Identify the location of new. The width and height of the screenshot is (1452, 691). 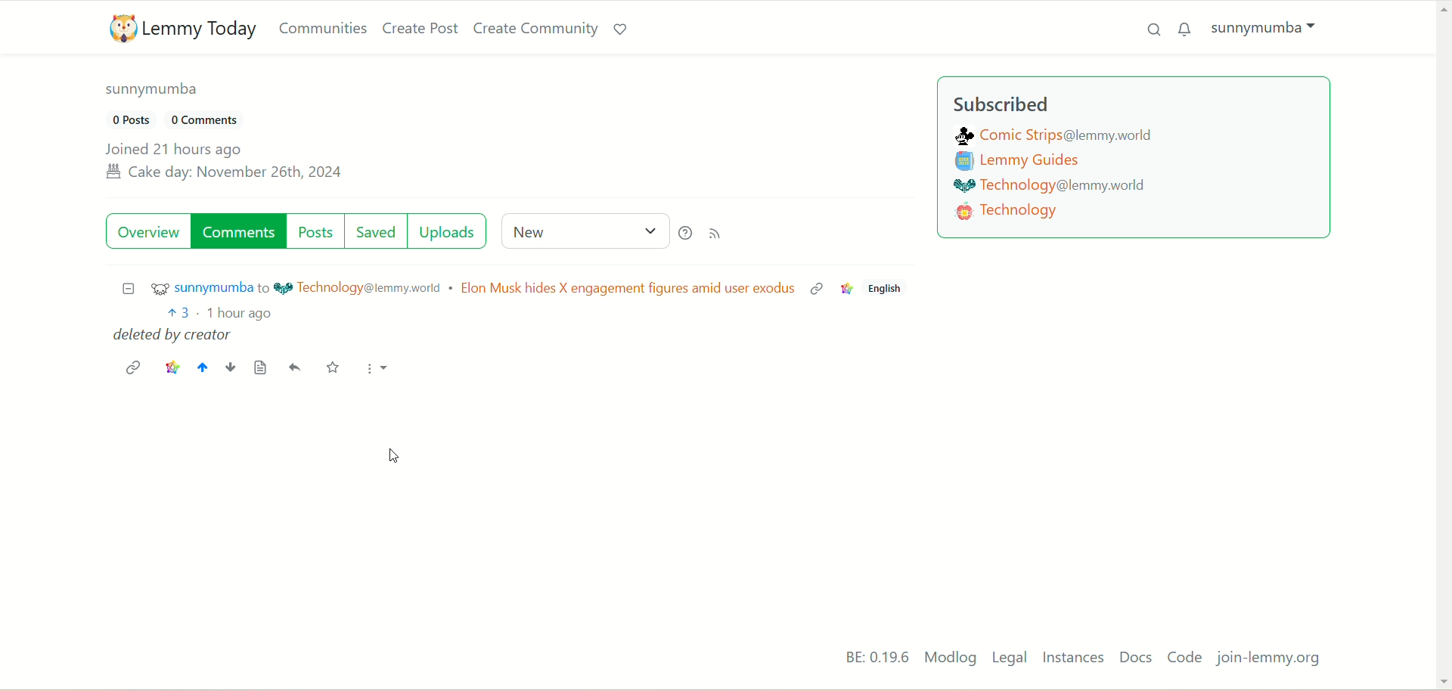
(580, 230).